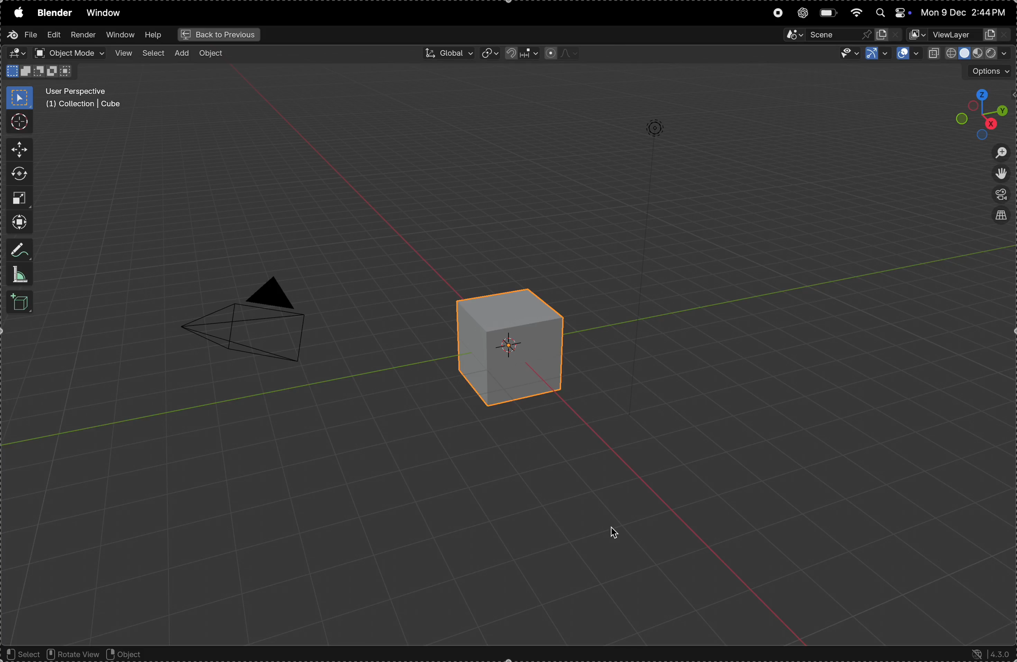  I want to click on Global, so click(445, 52).